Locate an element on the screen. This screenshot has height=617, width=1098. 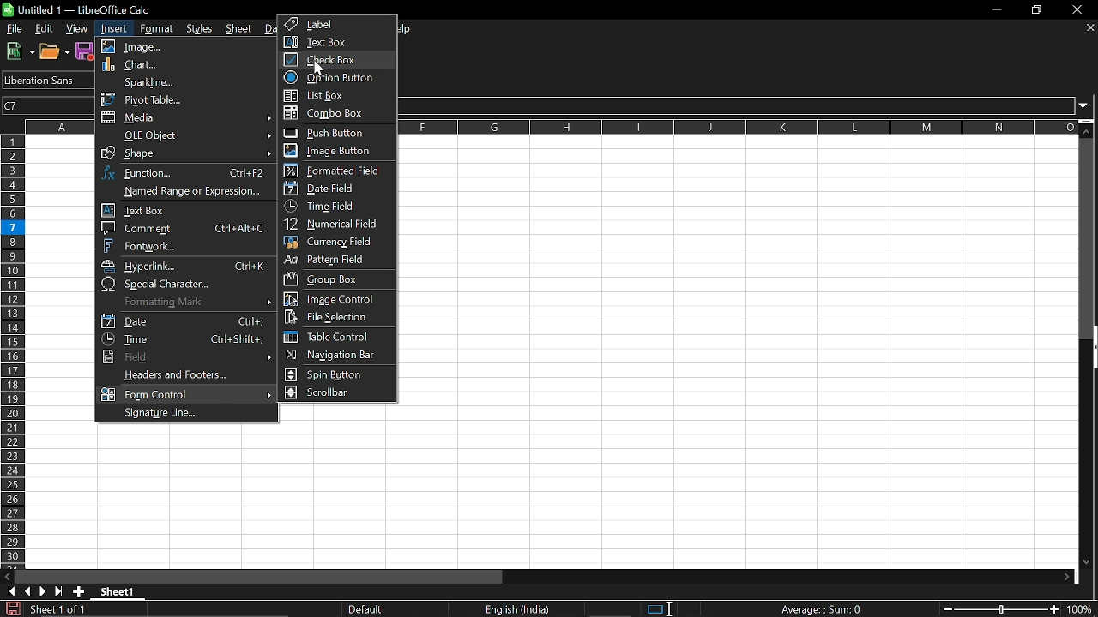
Time is located at coordinates (186, 339).